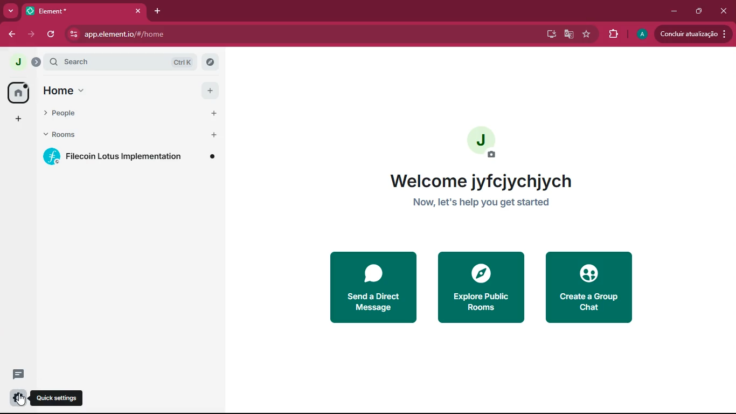 The image size is (736, 414). What do you see at coordinates (128, 116) in the screenshot?
I see `people` at bounding box center [128, 116].